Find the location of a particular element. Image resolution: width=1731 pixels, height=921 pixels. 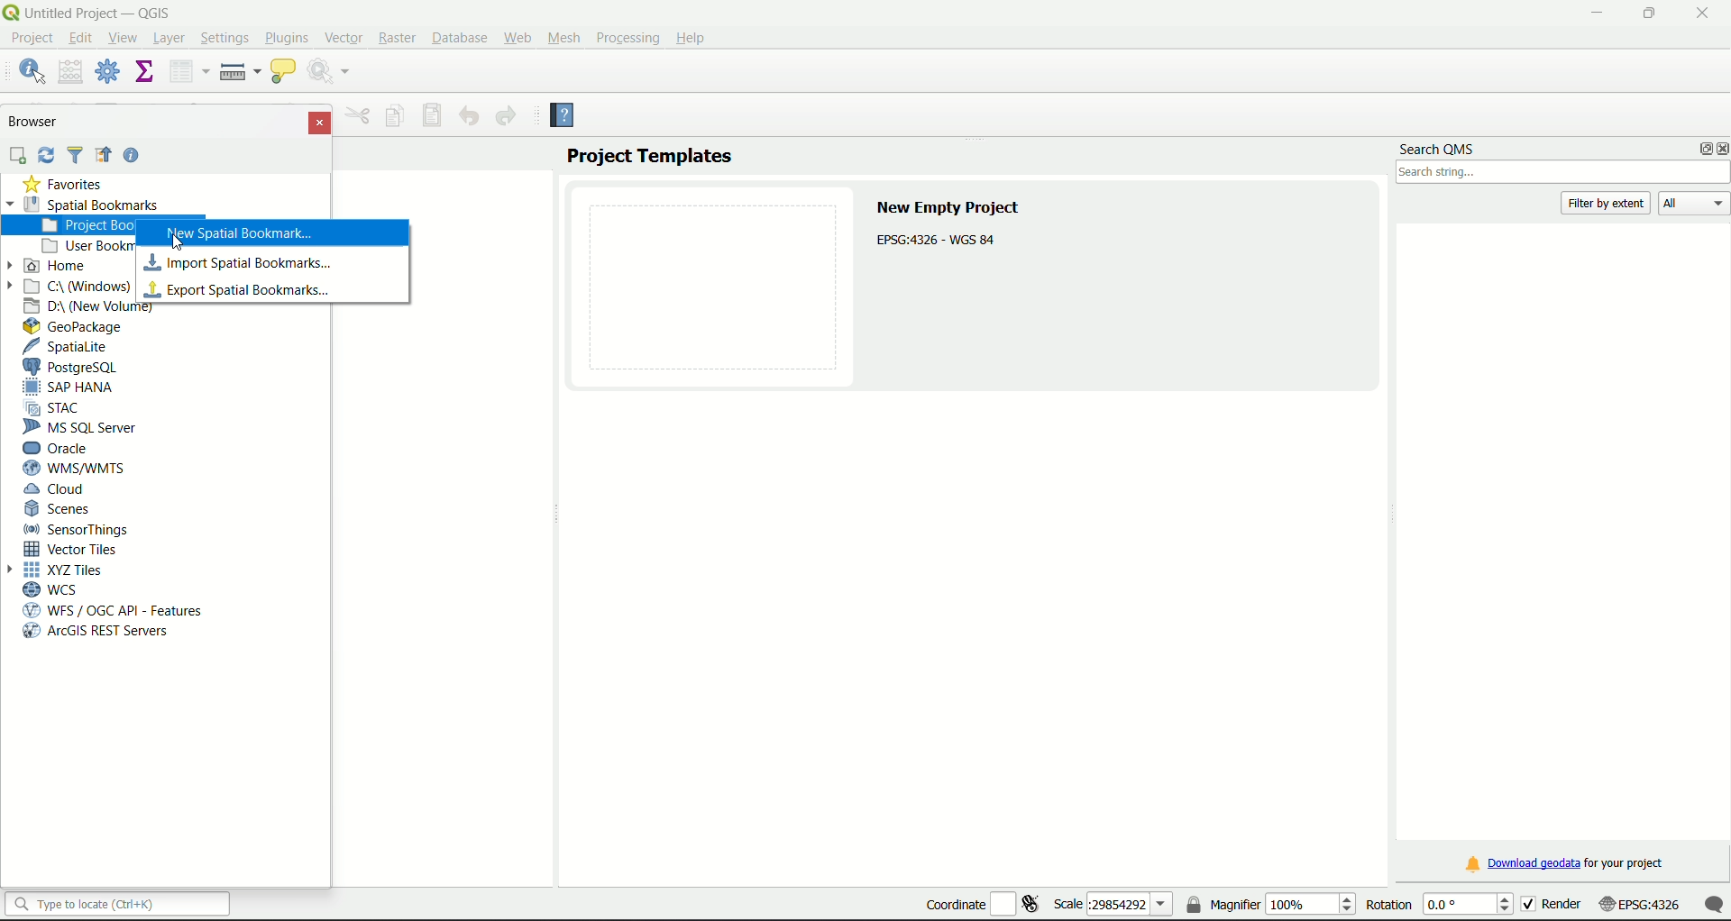

arcGIS is located at coordinates (96, 633).